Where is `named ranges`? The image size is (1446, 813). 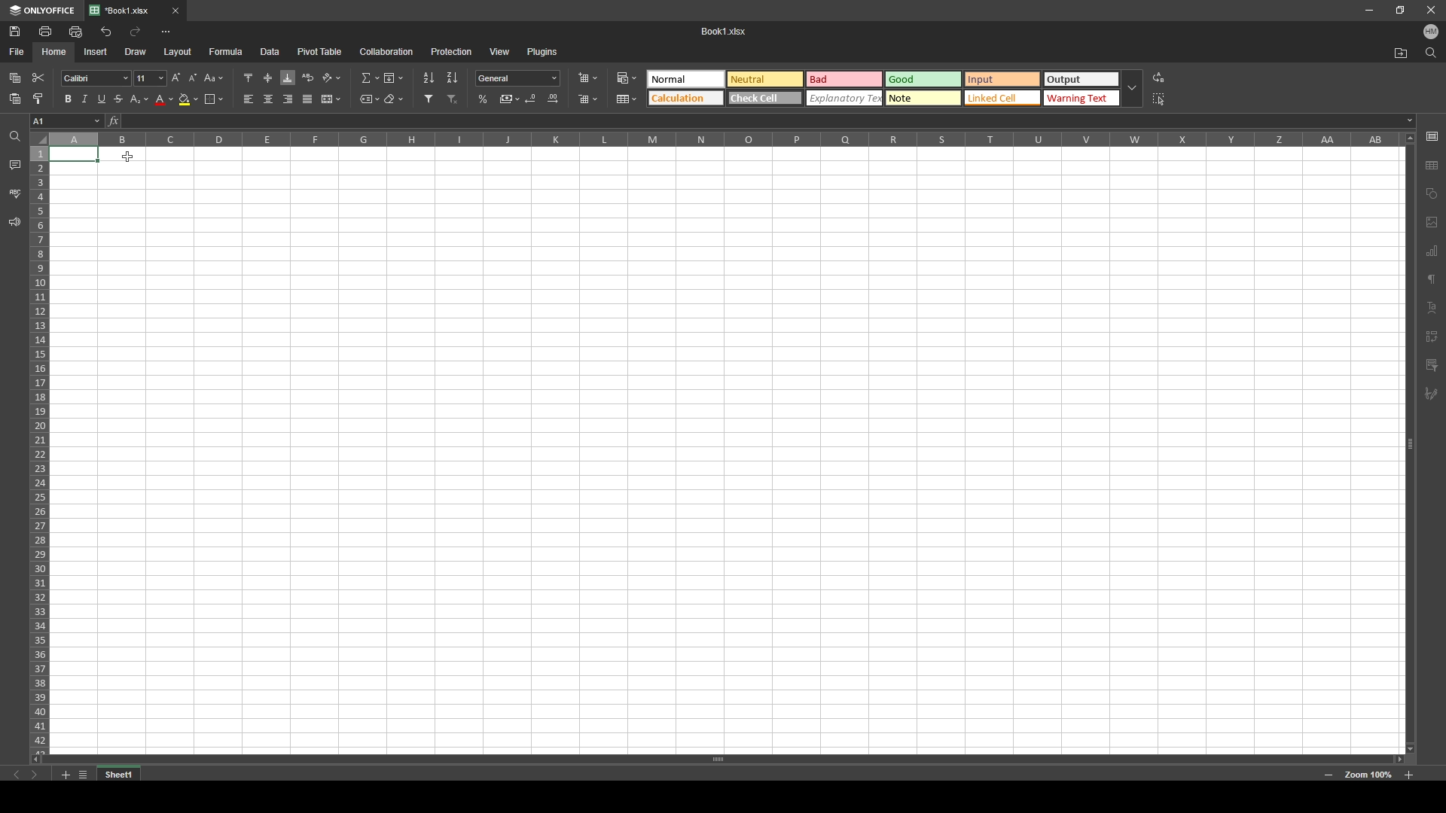
named ranges is located at coordinates (370, 98).